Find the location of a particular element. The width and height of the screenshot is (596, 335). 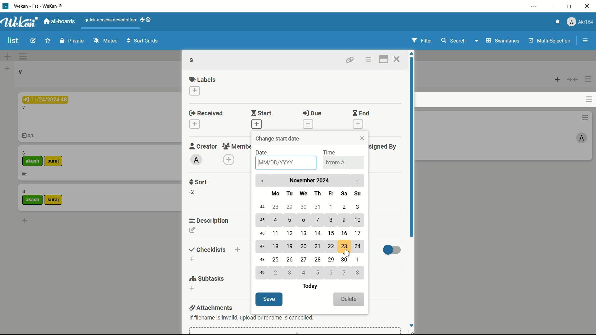

add receive date is located at coordinates (195, 124).